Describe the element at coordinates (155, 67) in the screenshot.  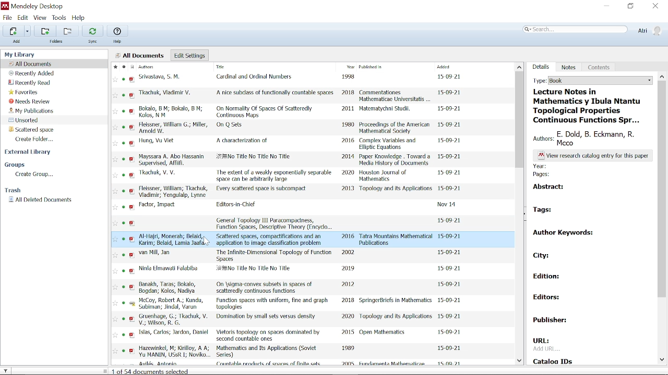
I see `Authors` at that location.